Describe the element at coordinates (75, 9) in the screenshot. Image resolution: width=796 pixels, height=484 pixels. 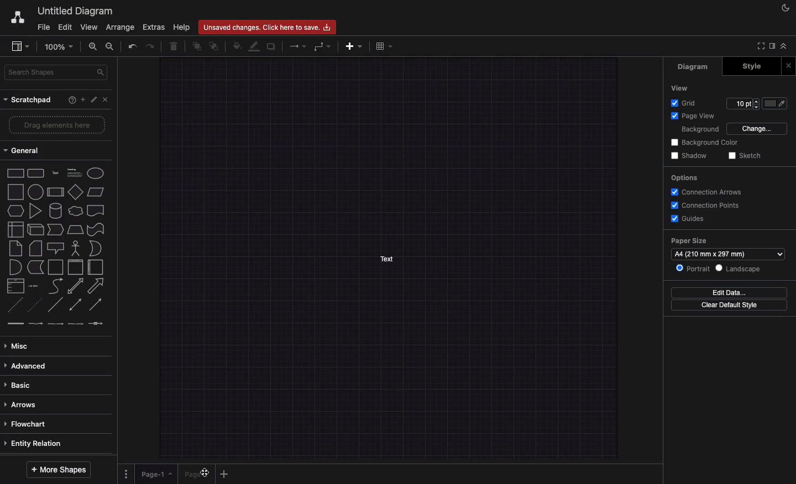
I see `Untitled diagram` at that location.